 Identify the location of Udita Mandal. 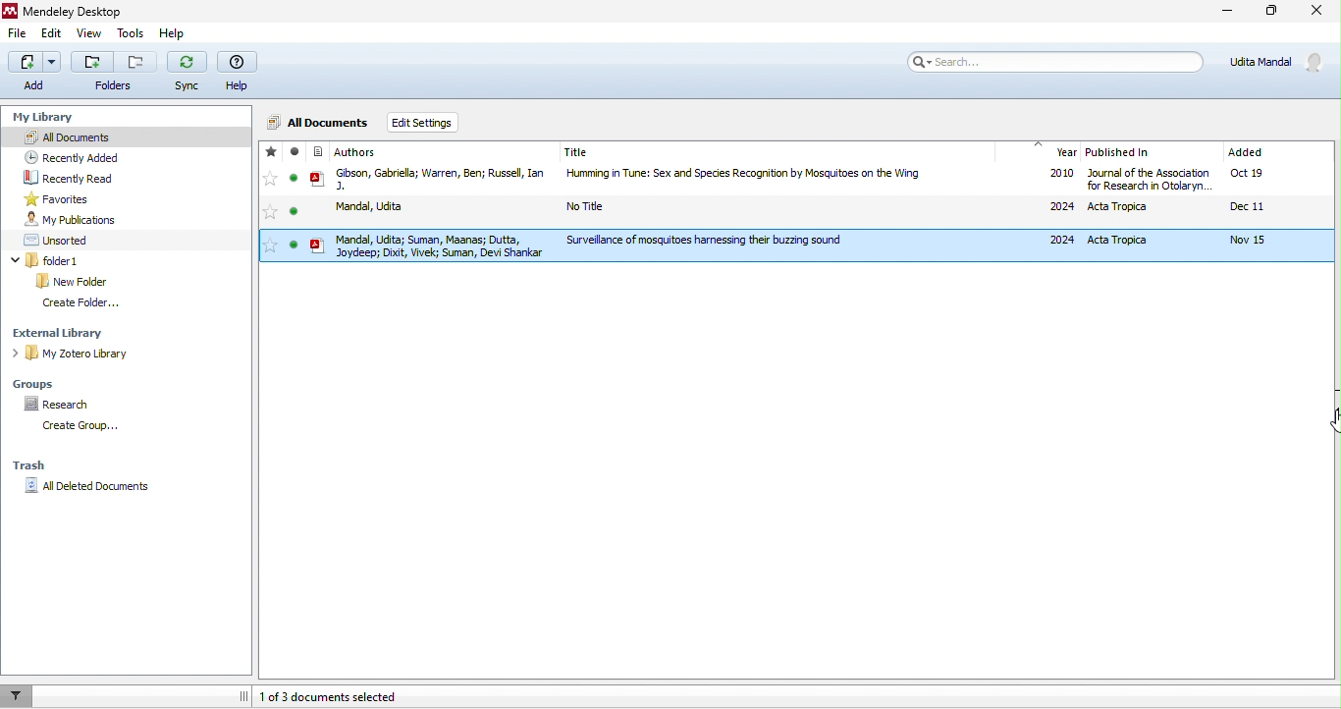
(1272, 62).